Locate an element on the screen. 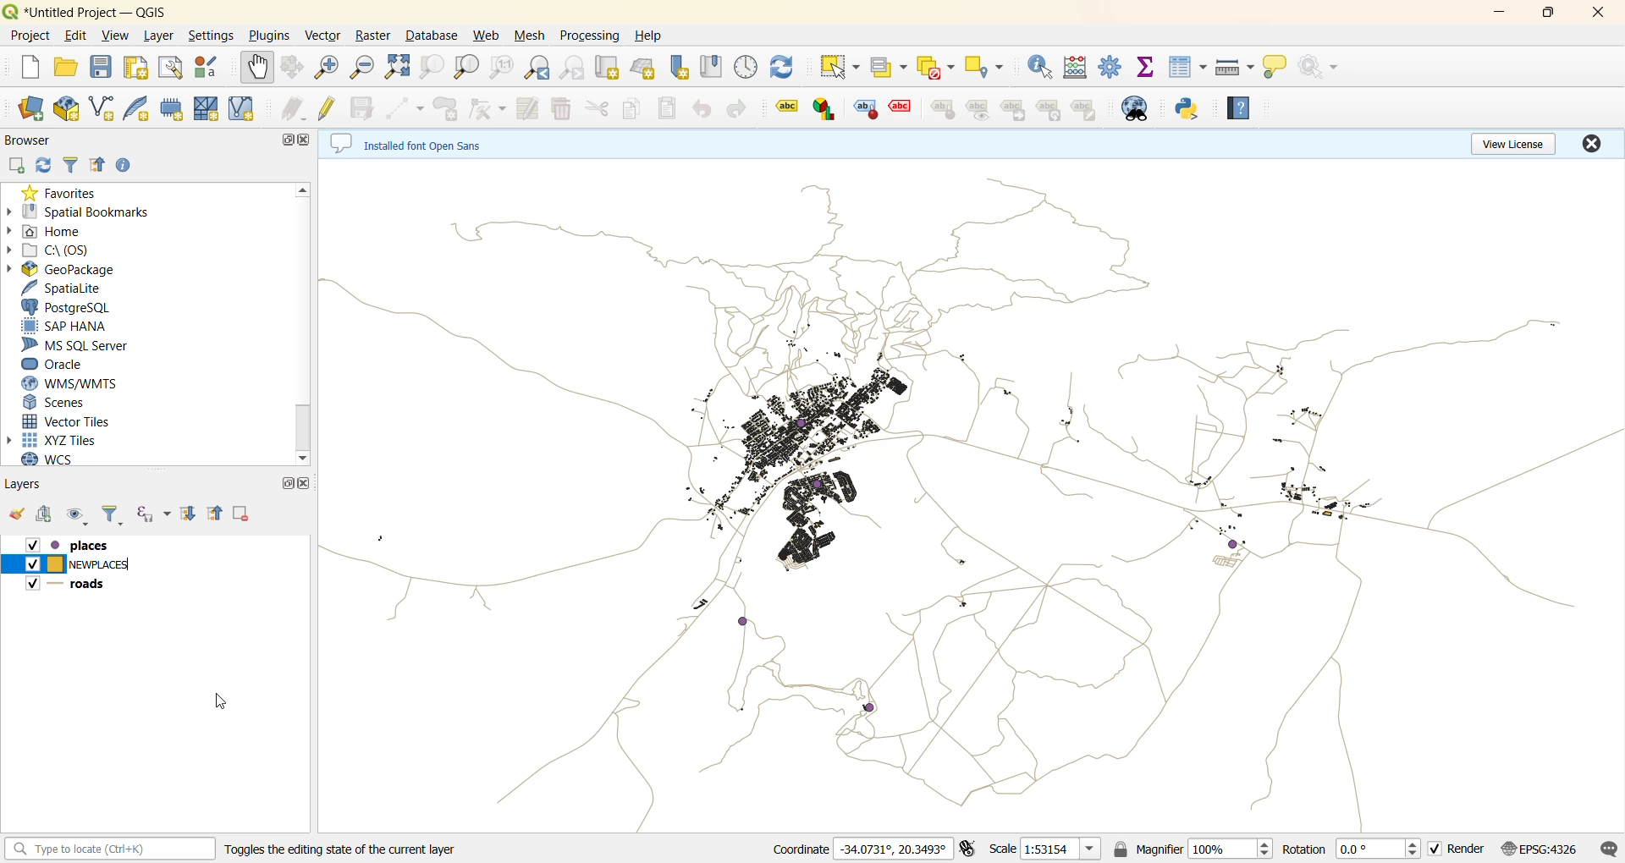 The width and height of the screenshot is (1625, 863). view is located at coordinates (117, 38).